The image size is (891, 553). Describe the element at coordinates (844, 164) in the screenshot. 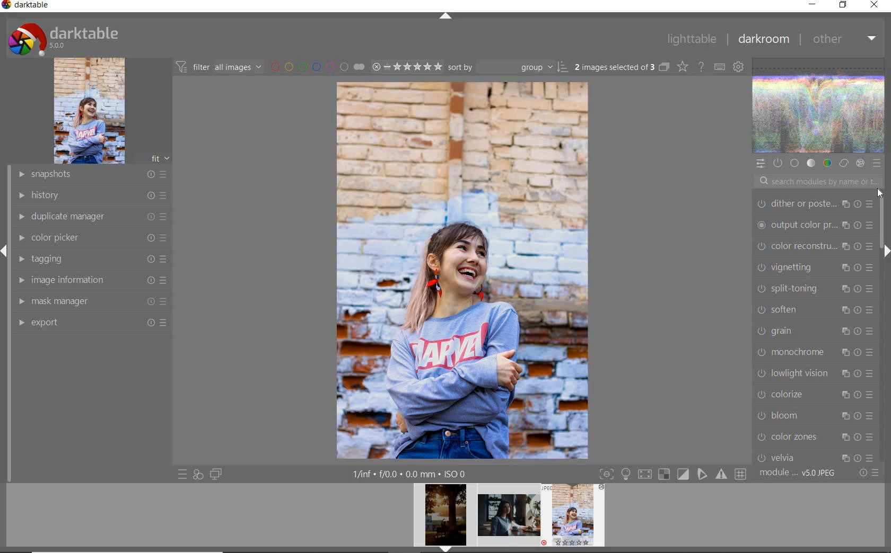

I see `correct` at that location.